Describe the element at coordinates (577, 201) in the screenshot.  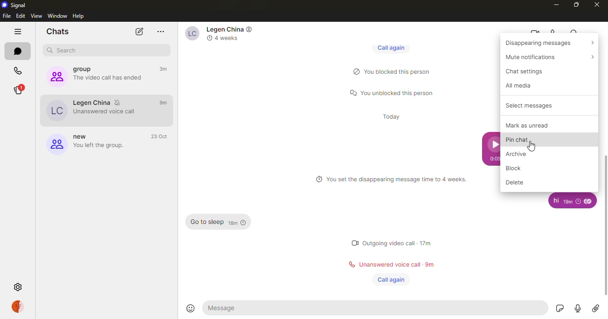
I see `time` at that location.